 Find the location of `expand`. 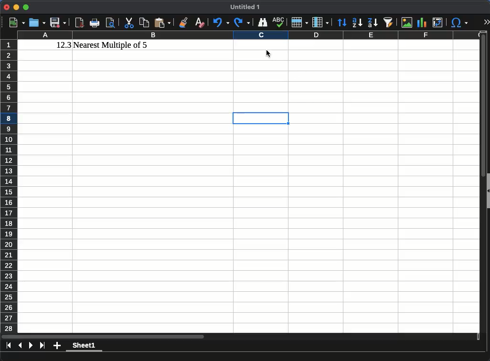

expand is located at coordinates (486, 21).